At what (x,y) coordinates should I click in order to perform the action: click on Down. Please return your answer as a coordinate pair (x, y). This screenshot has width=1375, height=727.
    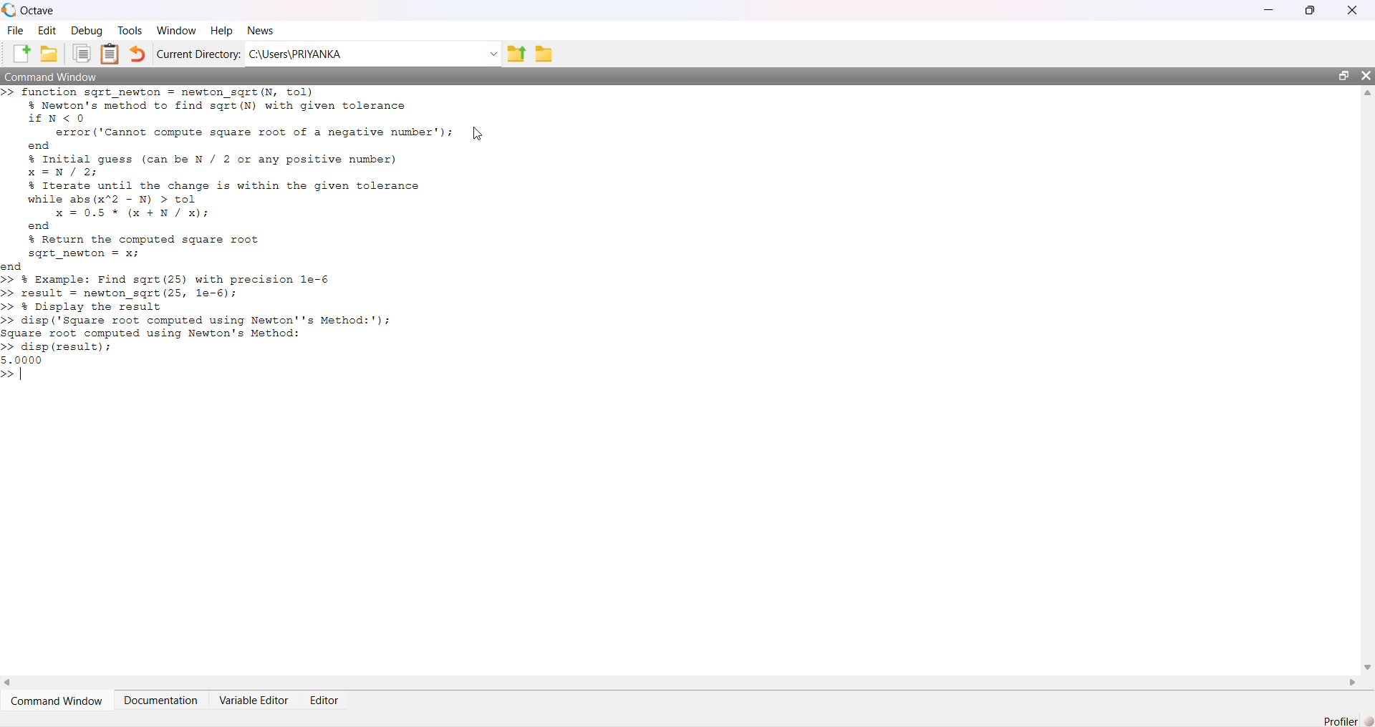
    Looking at the image, I should click on (1366, 667).